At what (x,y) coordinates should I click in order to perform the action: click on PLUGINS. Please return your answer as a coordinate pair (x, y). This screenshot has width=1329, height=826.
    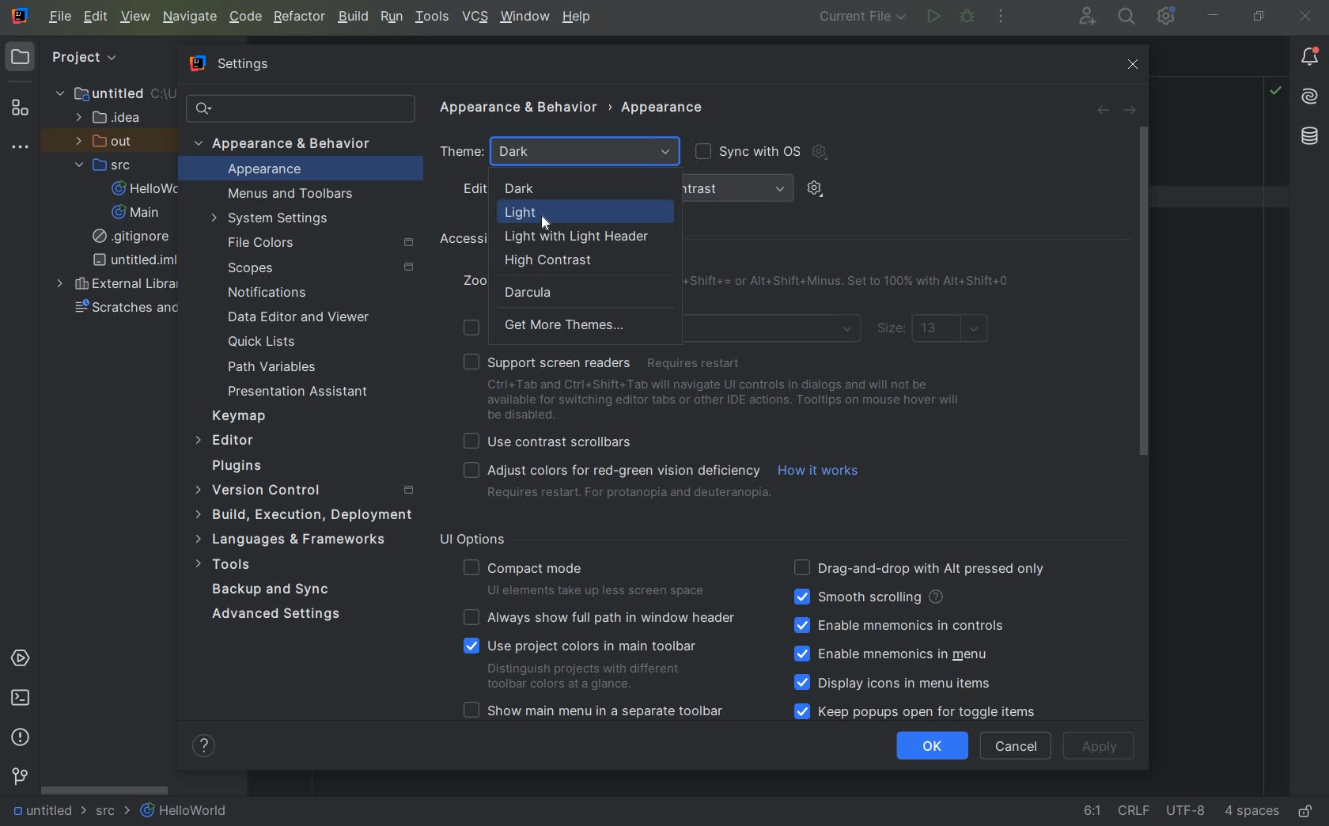
    Looking at the image, I should click on (249, 467).